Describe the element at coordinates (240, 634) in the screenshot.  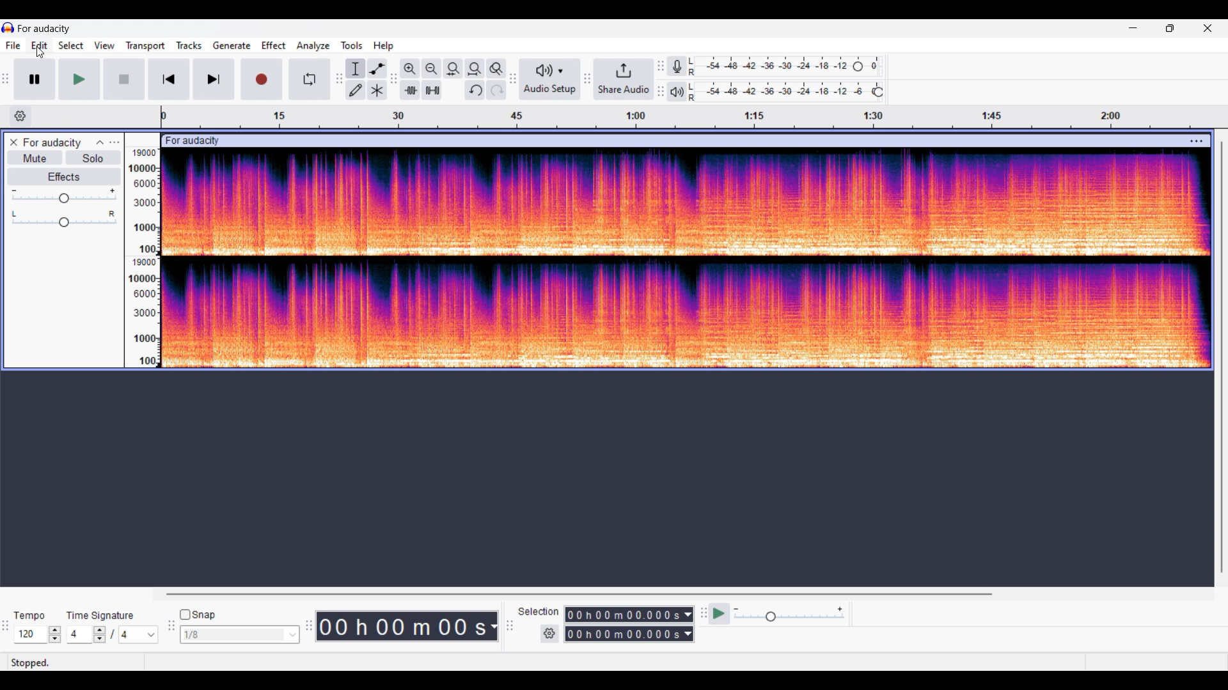
I see `Snap options` at that location.